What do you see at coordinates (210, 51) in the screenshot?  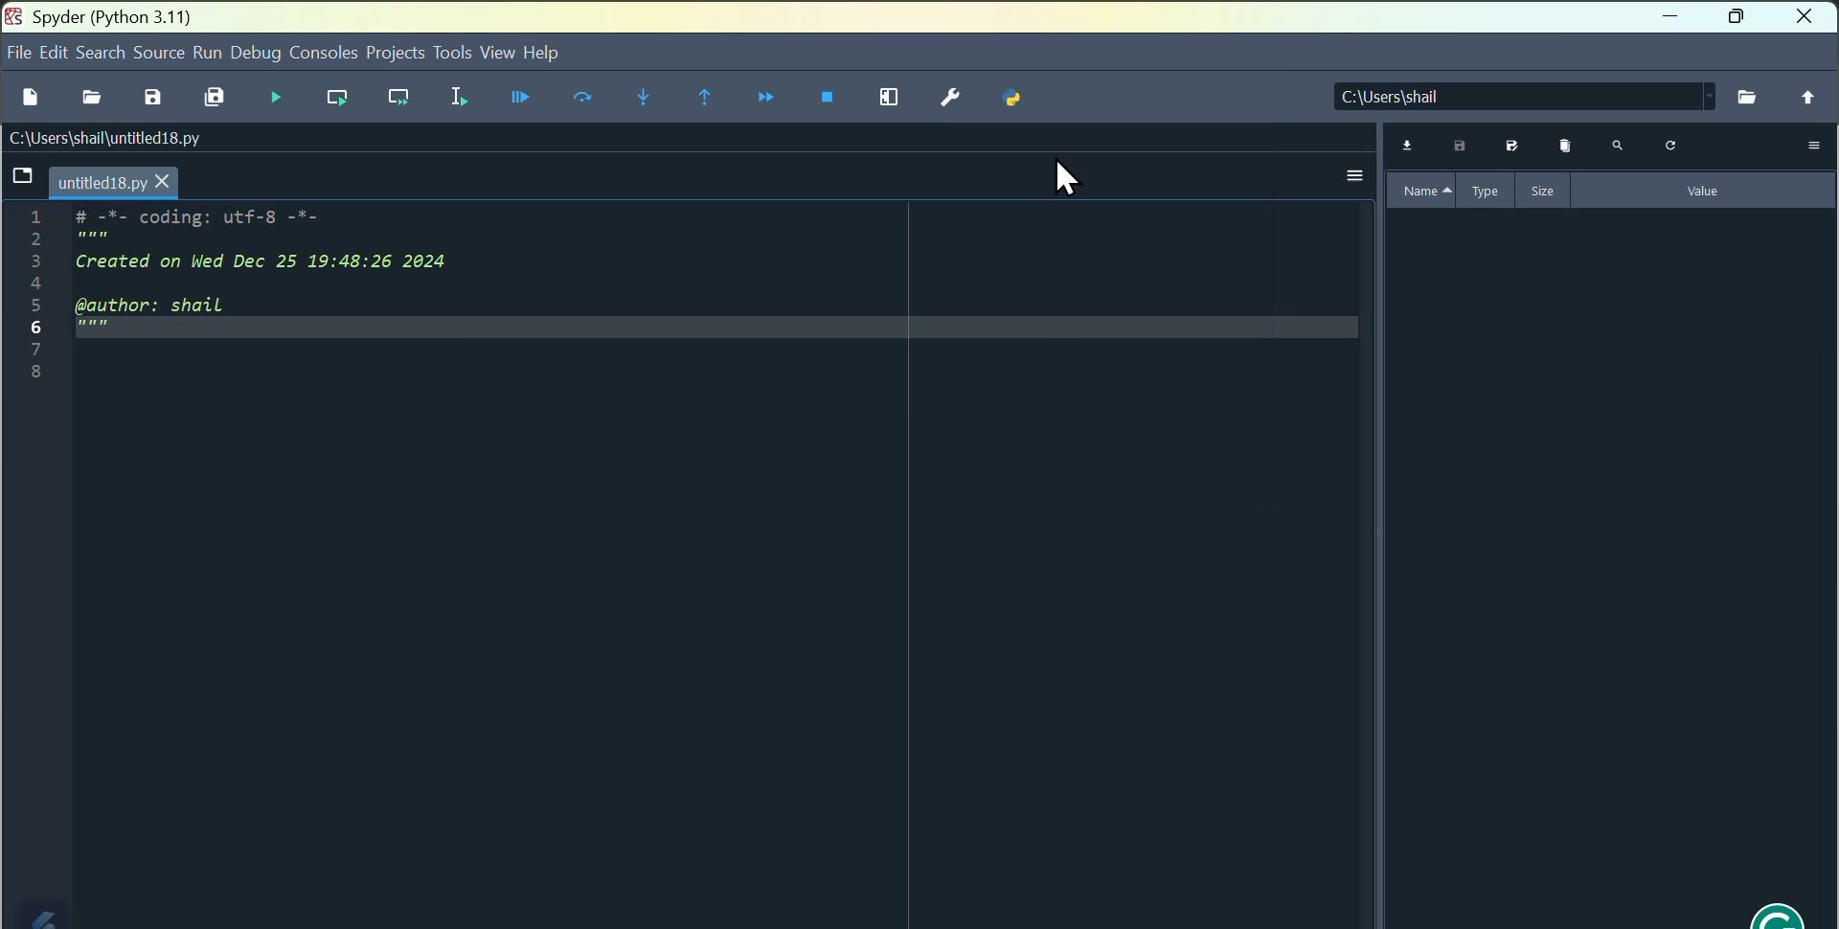 I see `Run` at bounding box center [210, 51].